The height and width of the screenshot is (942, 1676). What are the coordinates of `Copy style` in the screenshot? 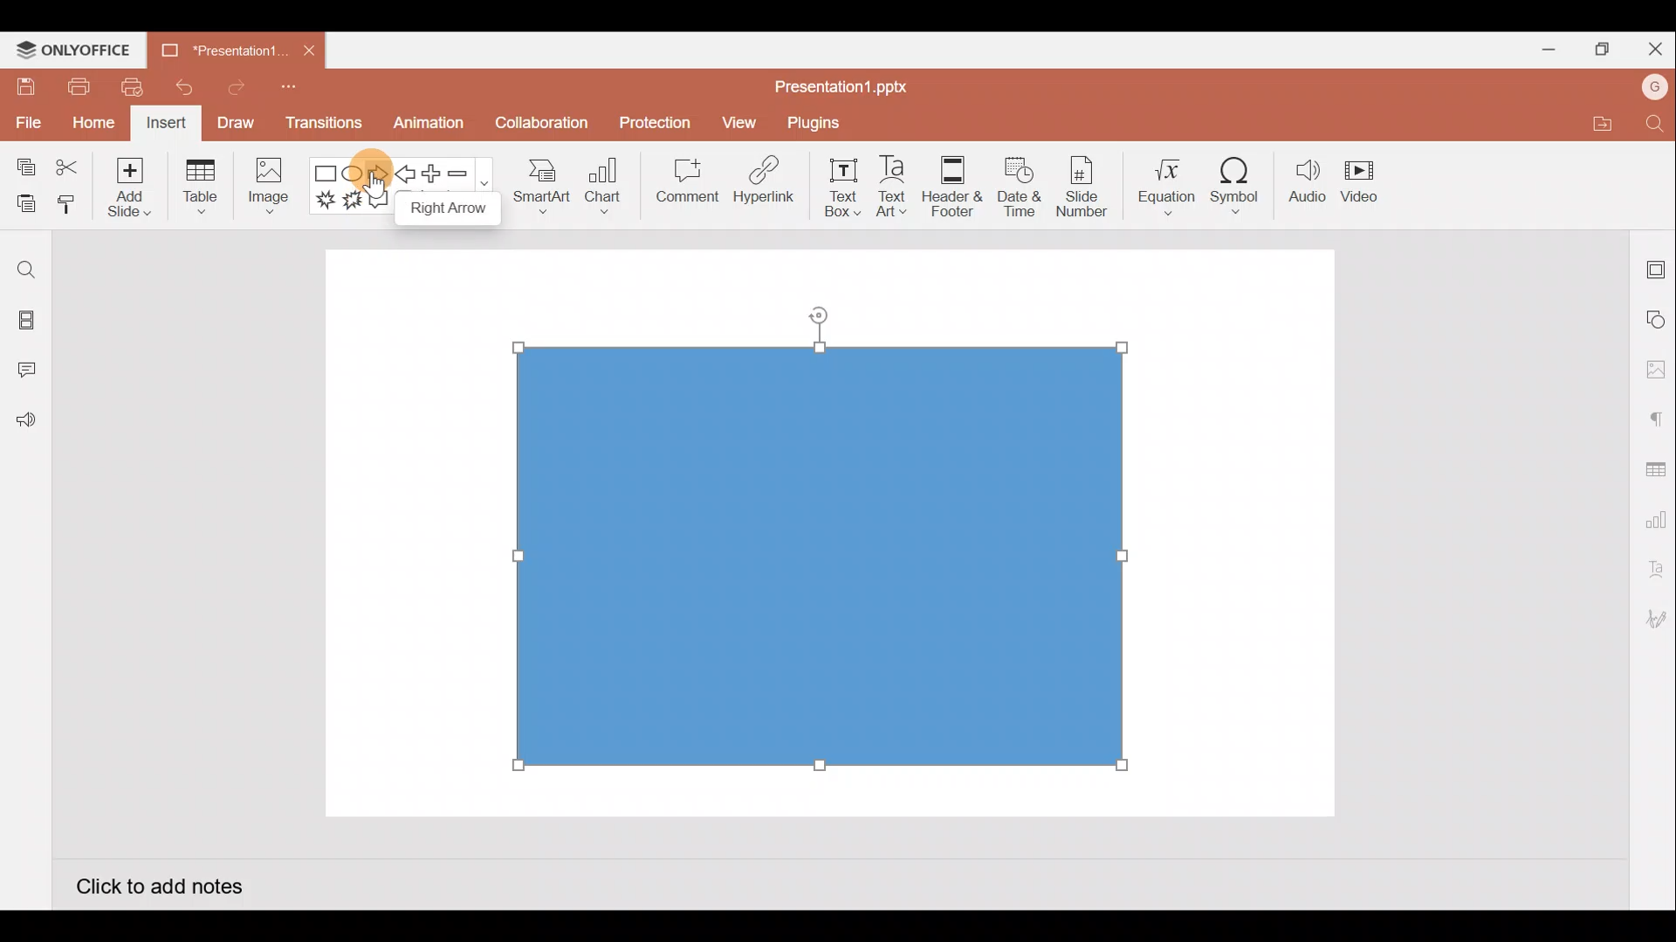 It's located at (68, 207).